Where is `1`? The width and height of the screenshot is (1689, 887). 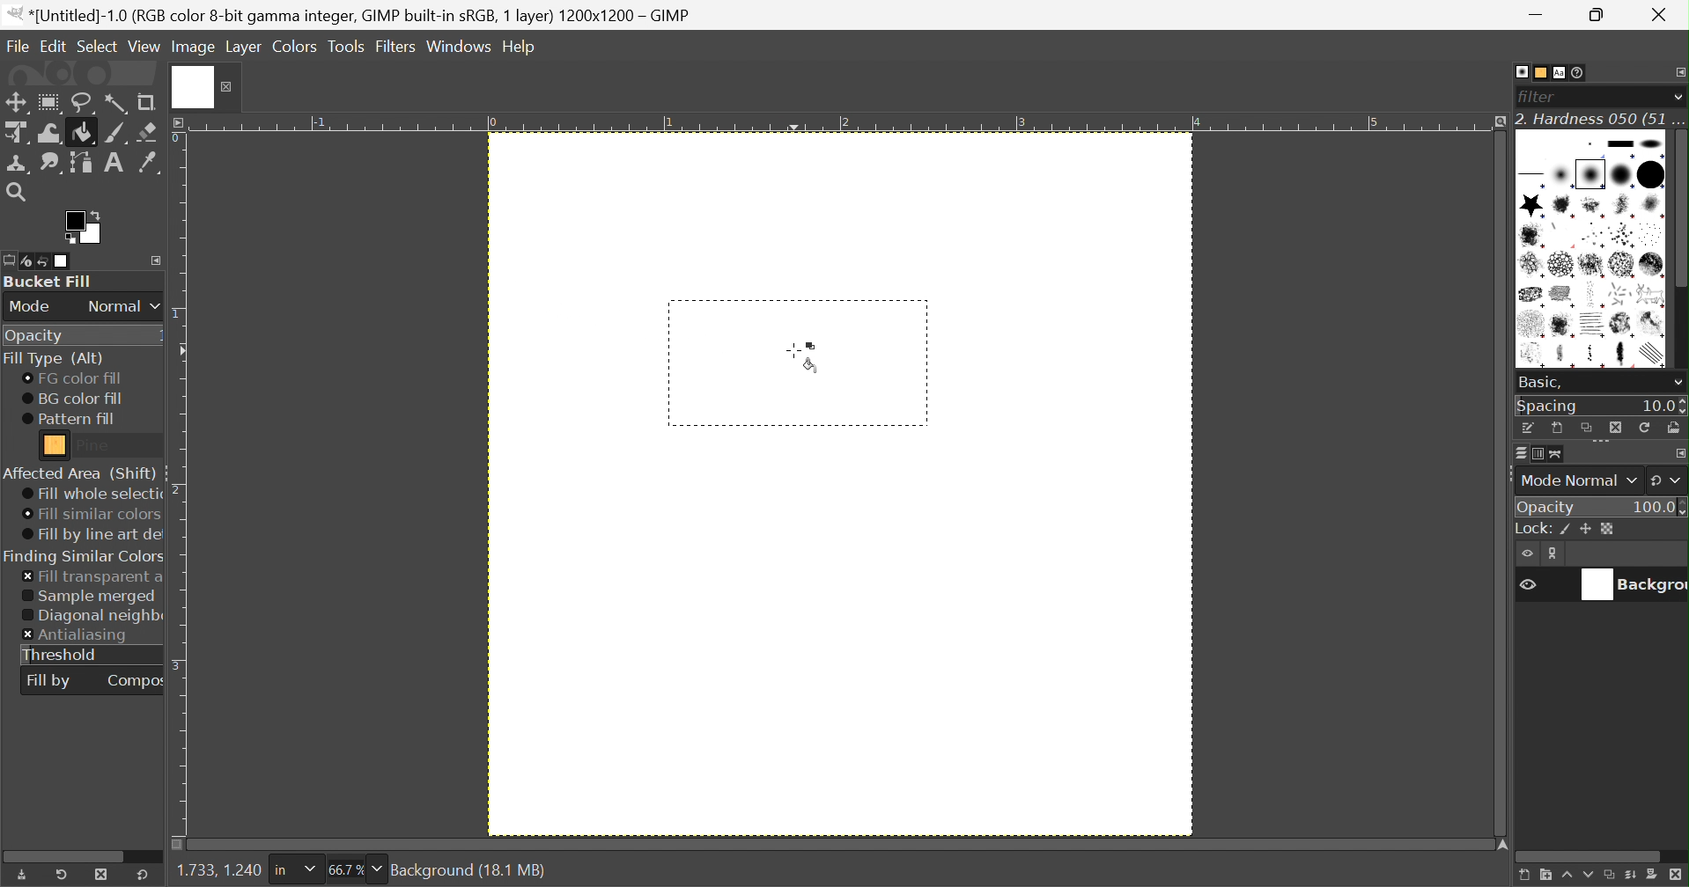 1 is located at coordinates (178, 316).